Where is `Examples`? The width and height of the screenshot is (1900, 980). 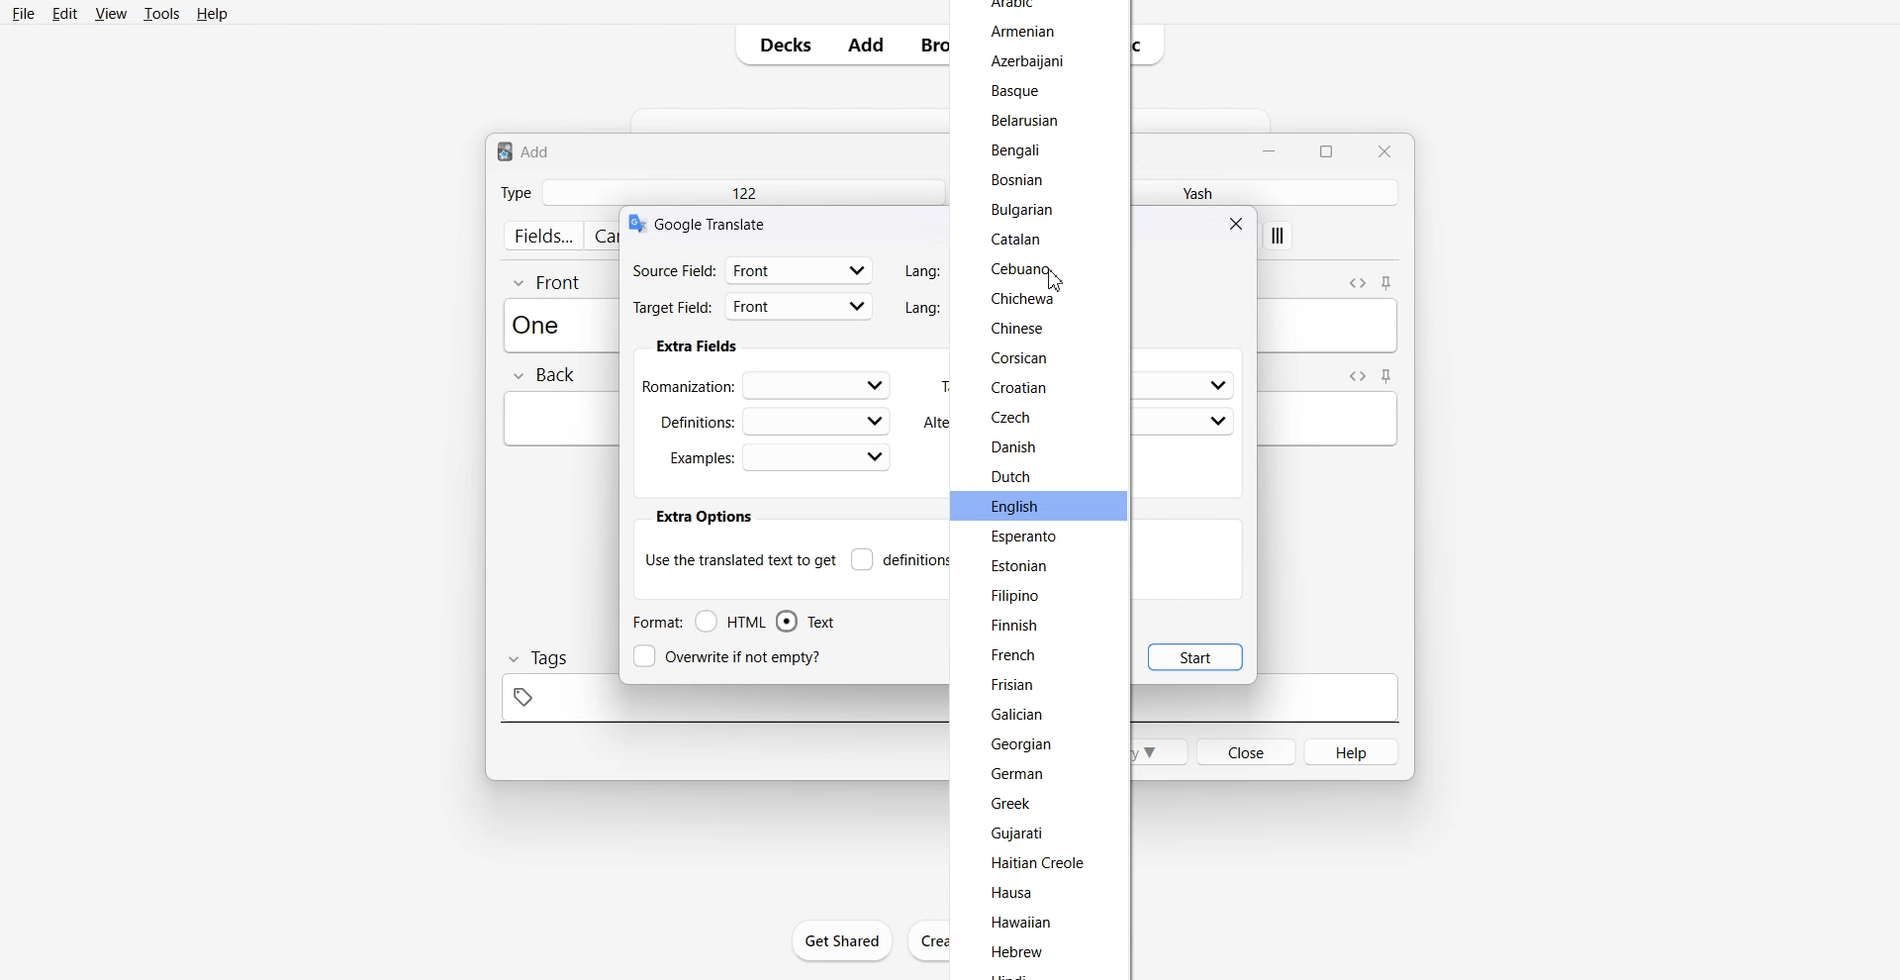 Examples is located at coordinates (779, 457).